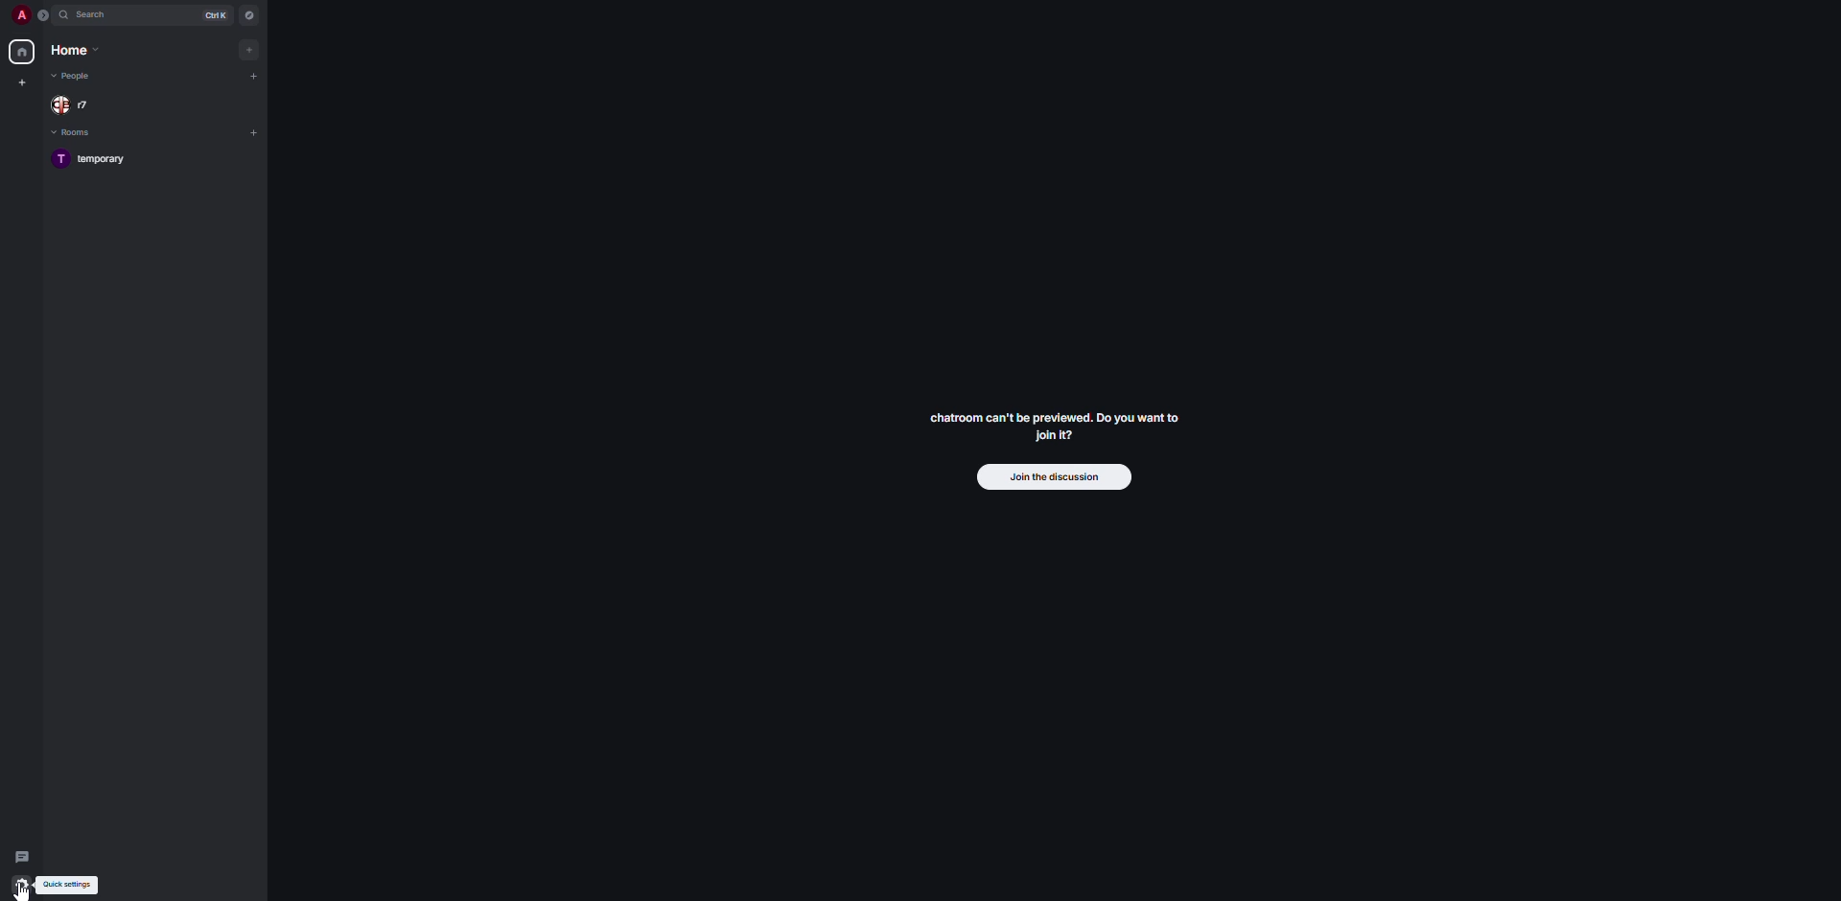  I want to click on quick settings, so click(82, 886).